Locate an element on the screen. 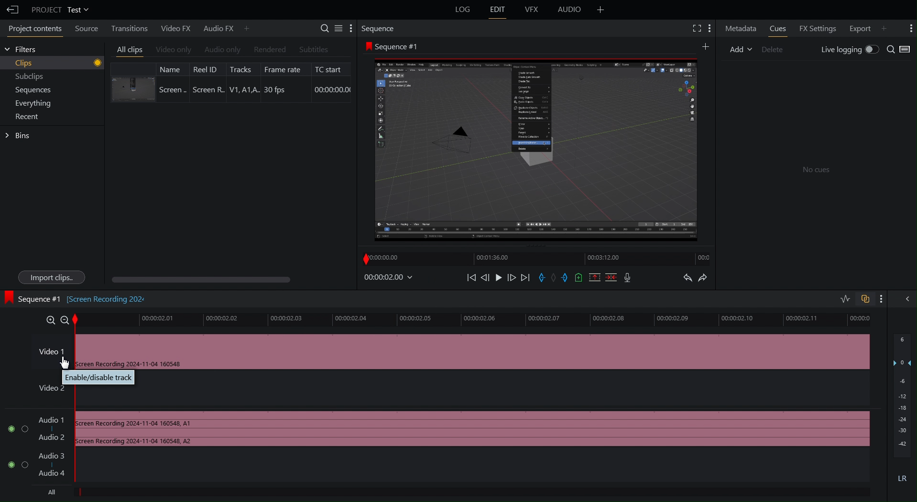 The width and height of the screenshot is (917, 502). Live Logging is located at coordinates (847, 50).